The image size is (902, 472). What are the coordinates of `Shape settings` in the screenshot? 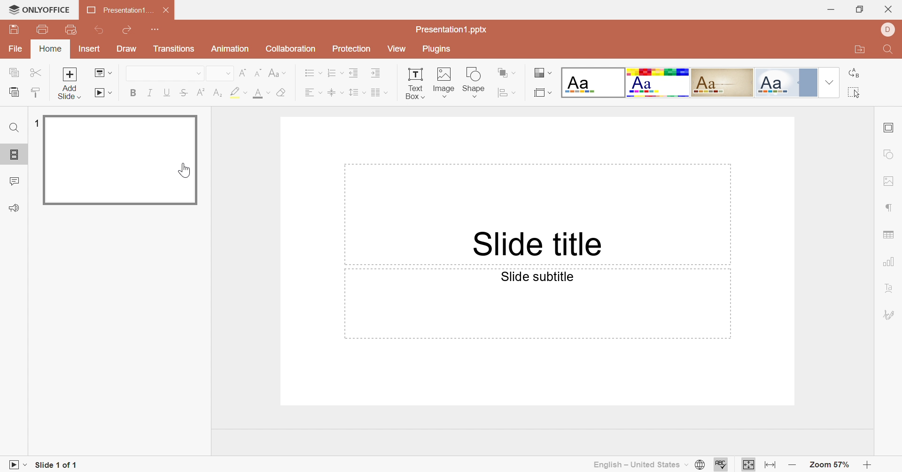 It's located at (887, 153).